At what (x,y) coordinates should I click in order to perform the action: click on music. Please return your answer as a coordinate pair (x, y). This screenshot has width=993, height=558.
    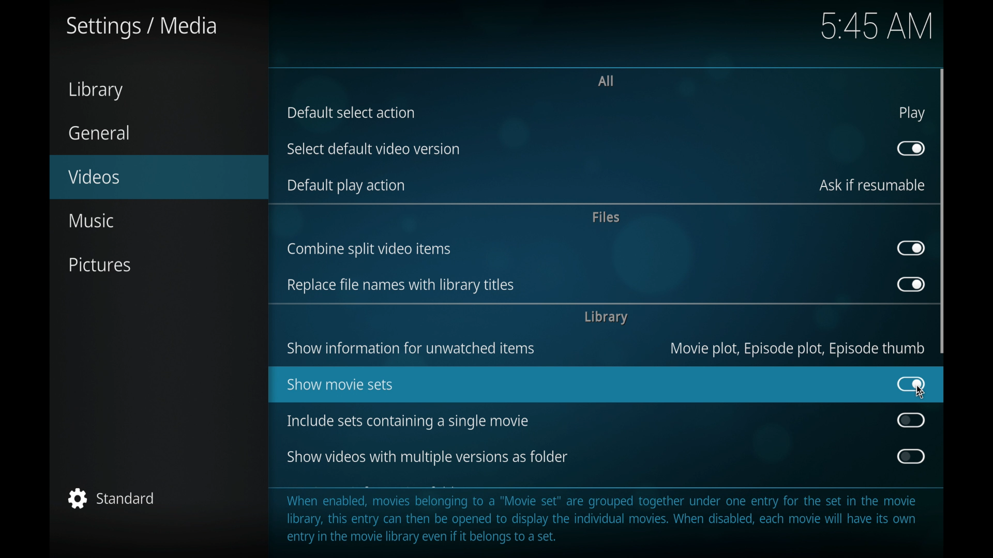
    Looking at the image, I should click on (91, 221).